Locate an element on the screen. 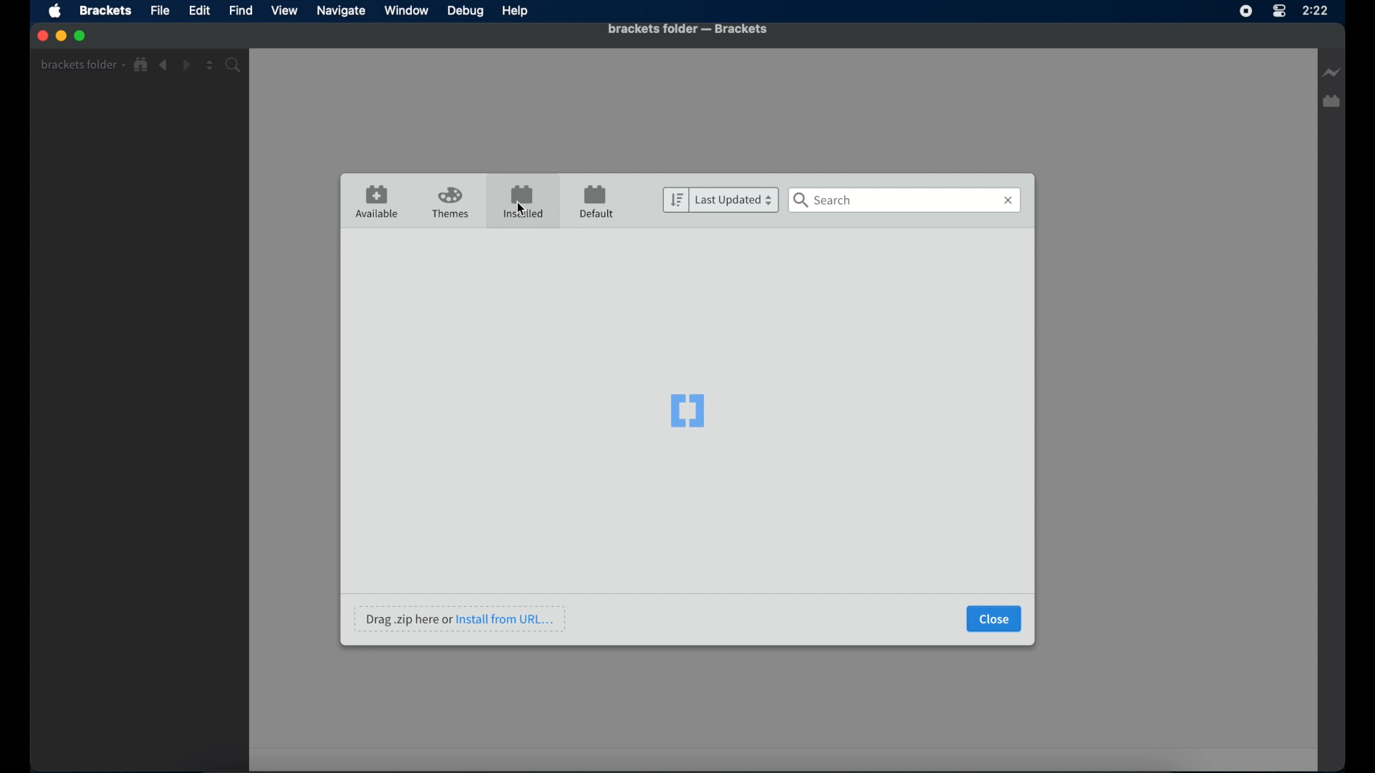  close is located at coordinates (995, 619).